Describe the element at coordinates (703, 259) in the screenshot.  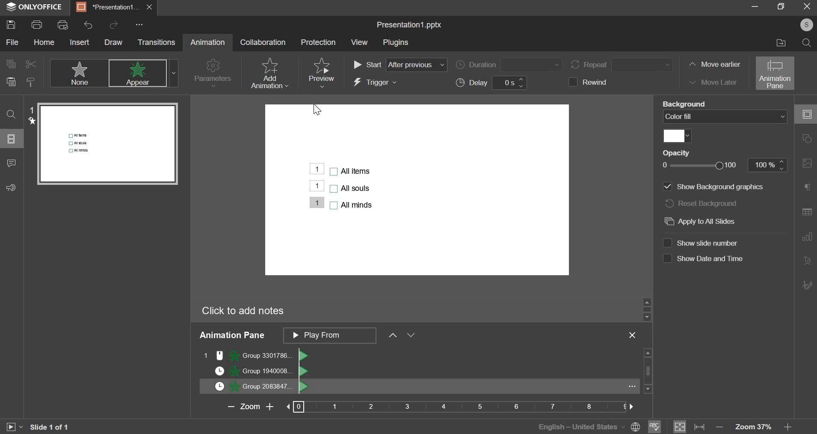
I see `show date and time` at that location.